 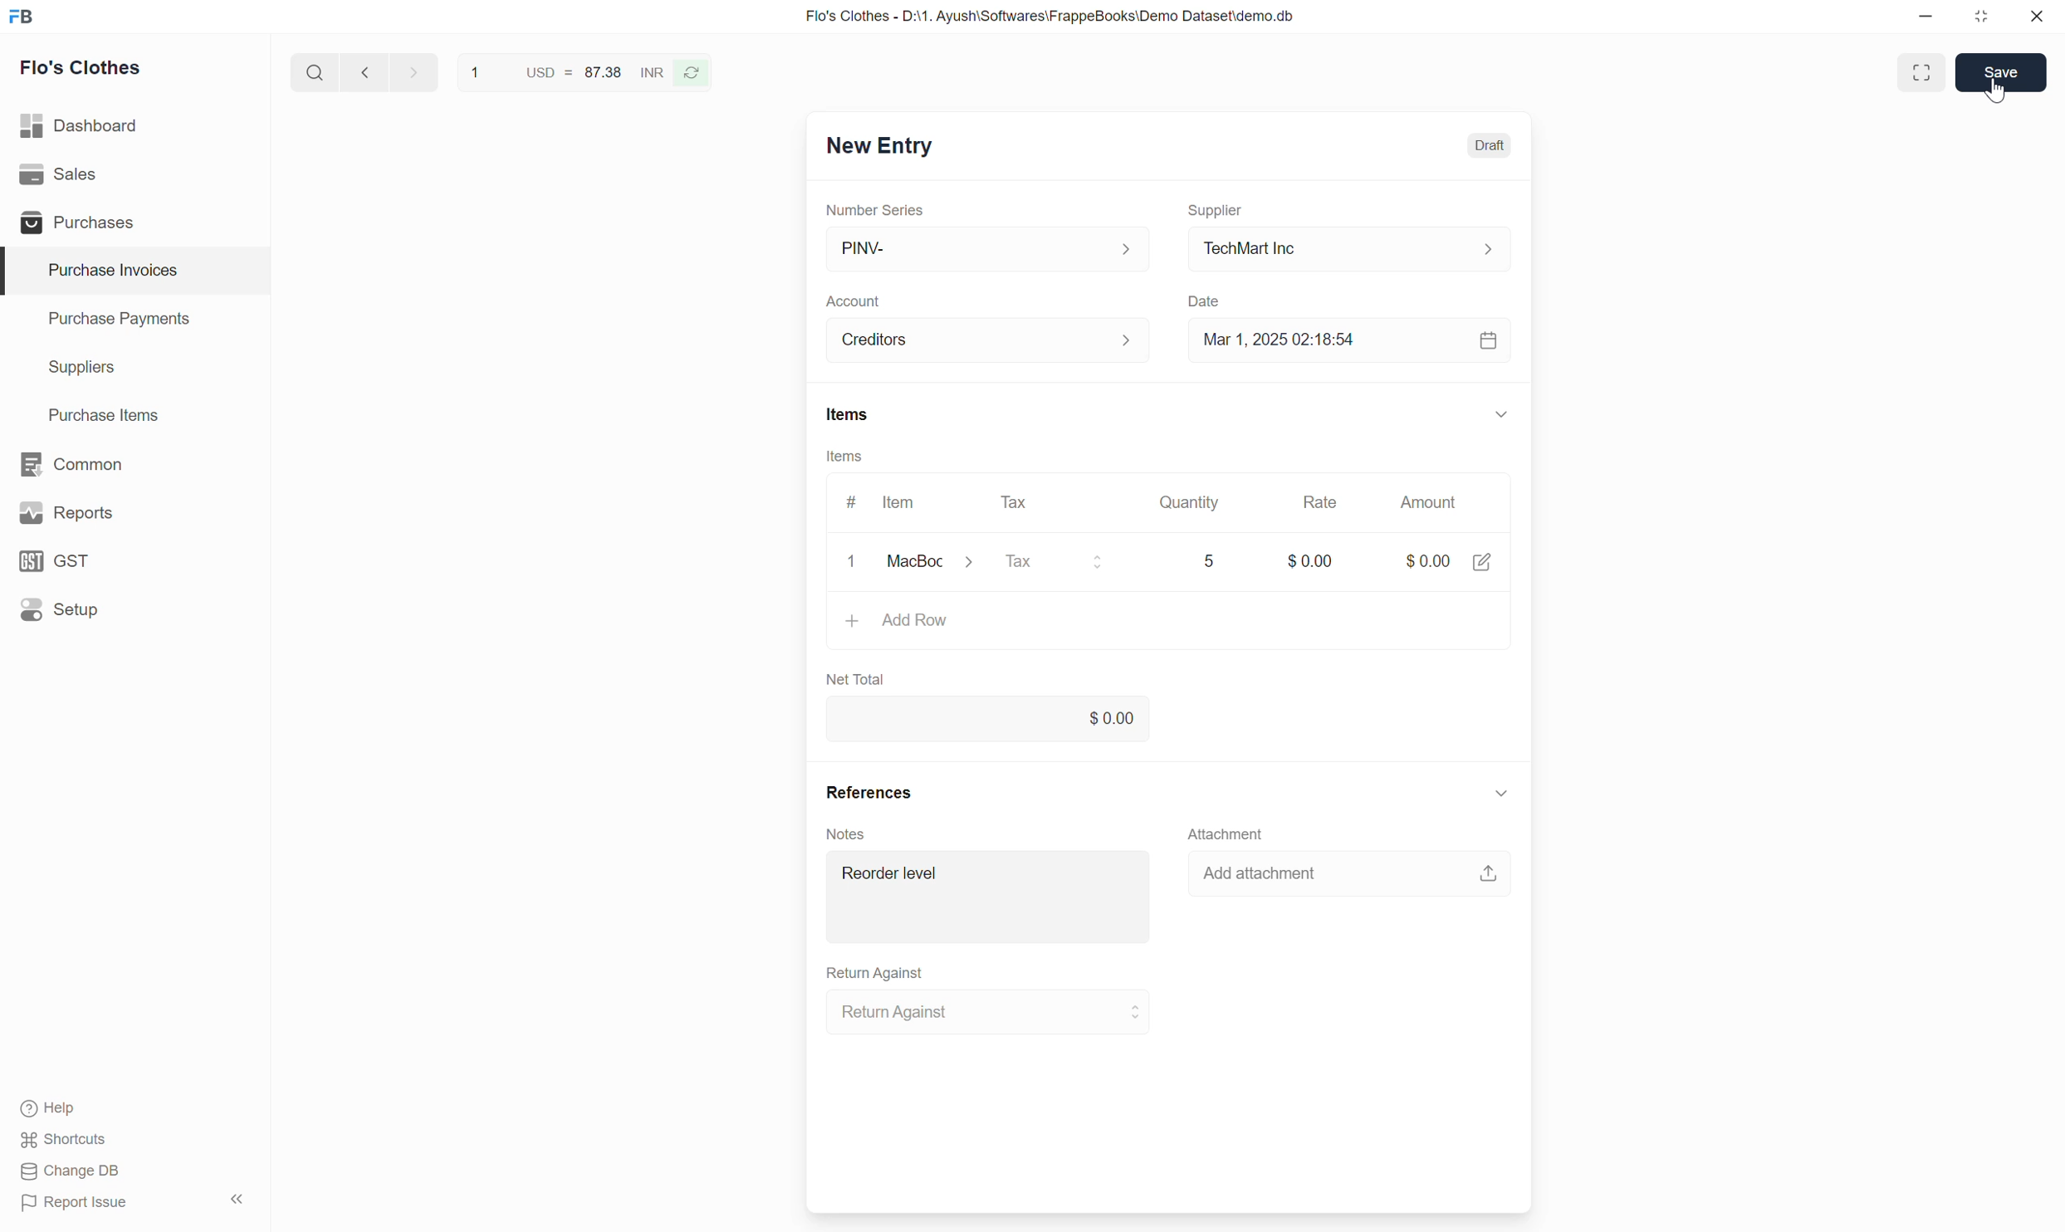 What do you see at coordinates (883, 502) in the screenshot?
I see `# Item` at bounding box center [883, 502].